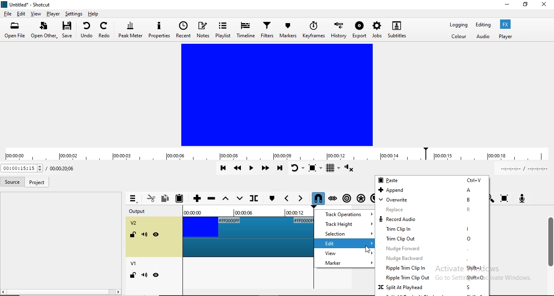 The image size is (554, 296). What do you see at coordinates (288, 30) in the screenshot?
I see `markers` at bounding box center [288, 30].